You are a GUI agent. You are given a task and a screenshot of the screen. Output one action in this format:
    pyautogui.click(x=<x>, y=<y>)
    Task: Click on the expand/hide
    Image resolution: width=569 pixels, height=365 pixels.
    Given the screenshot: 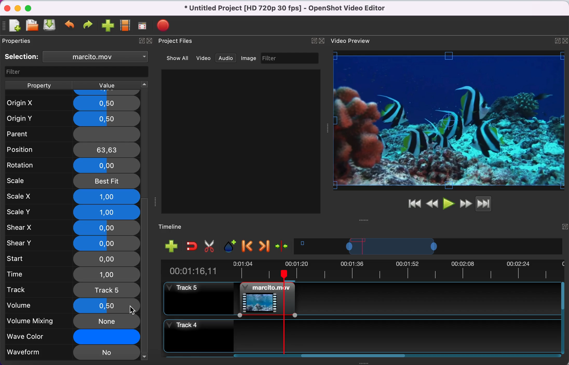 What is the action you would take?
    pyautogui.click(x=565, y=39)
    